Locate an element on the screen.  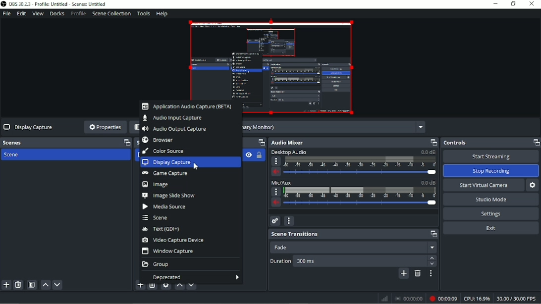
Video capture device is located at coordinates (173, 240).